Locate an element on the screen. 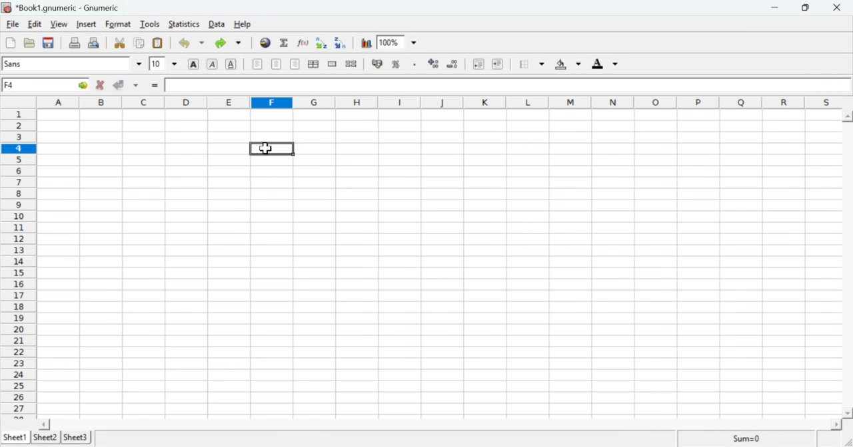  File is located at coordinates (14, 24).